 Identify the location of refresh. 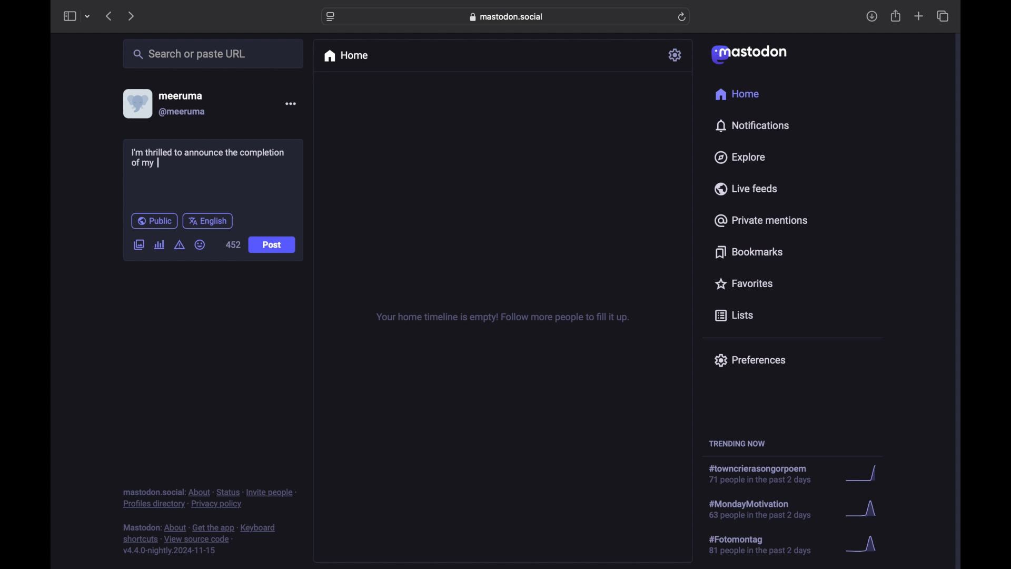
(682, 17).